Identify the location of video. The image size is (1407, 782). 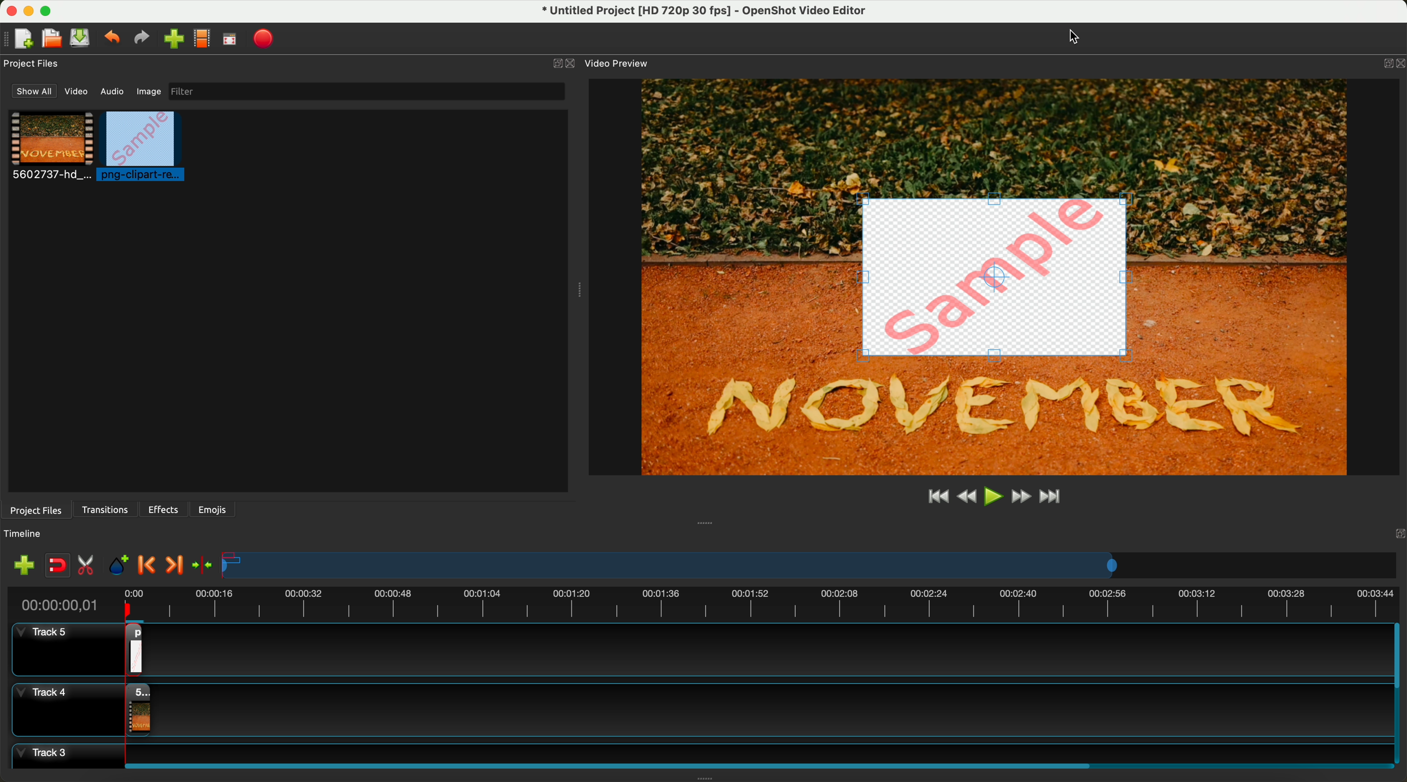
(78, 93).